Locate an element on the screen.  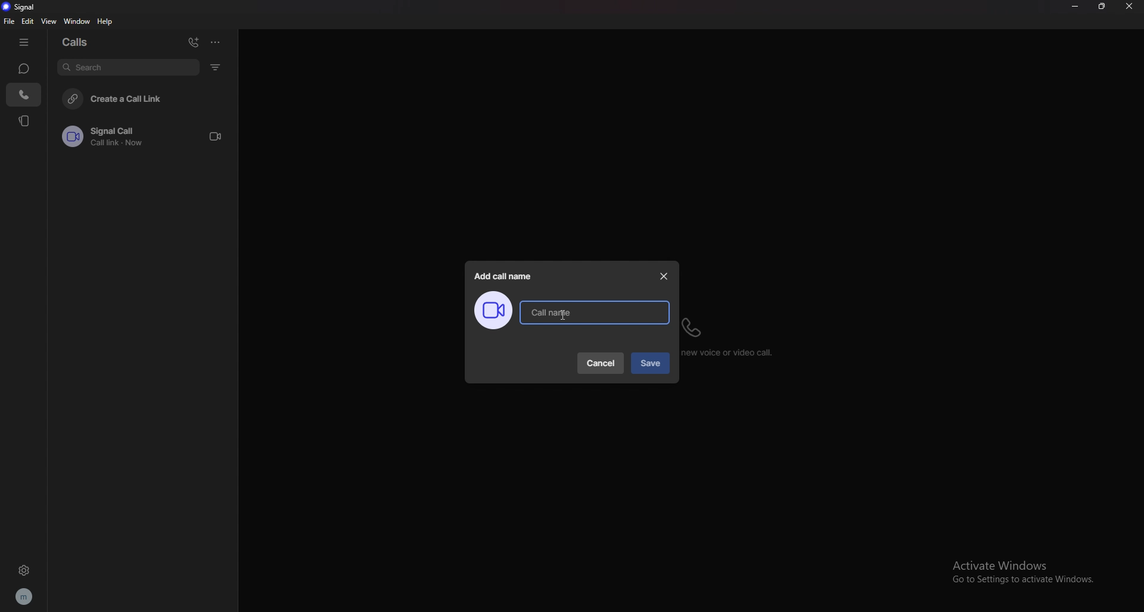
window is located at coordinates (79, 21).